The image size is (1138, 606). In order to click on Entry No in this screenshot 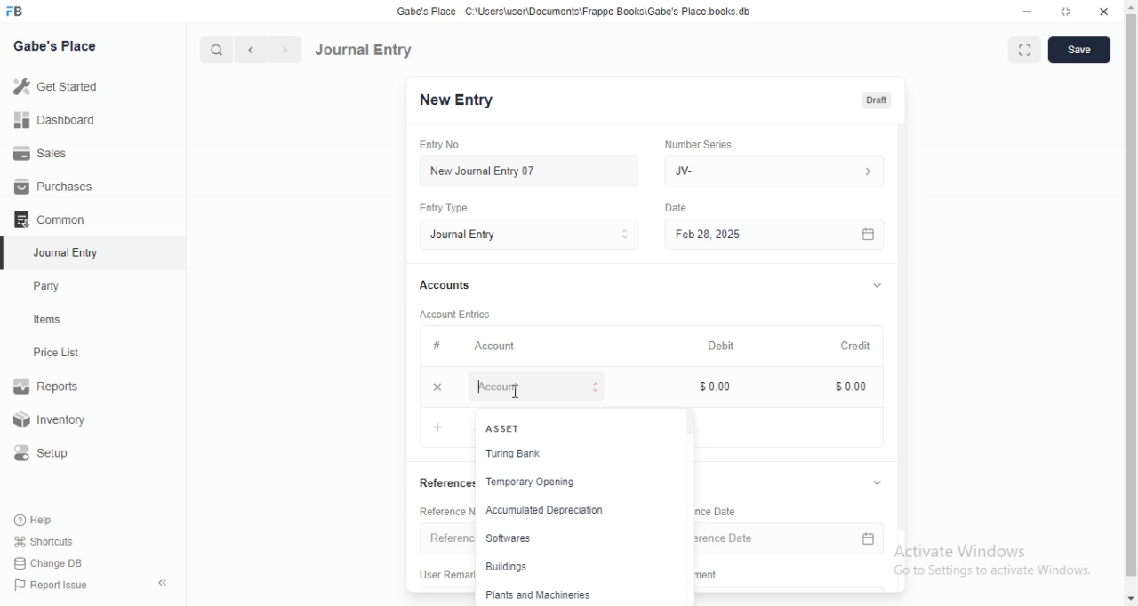, I will do `click(449, 145)`.